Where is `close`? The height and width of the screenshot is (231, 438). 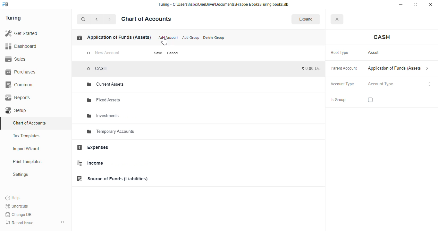 close is located at coordinates (430, 4).